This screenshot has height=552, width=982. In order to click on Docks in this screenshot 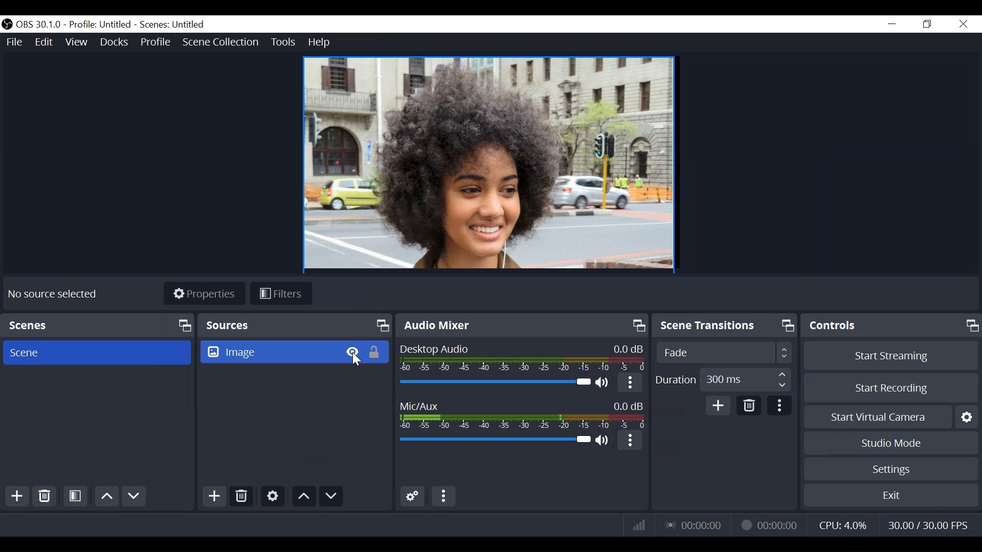, I will do `click(115, 41)`.